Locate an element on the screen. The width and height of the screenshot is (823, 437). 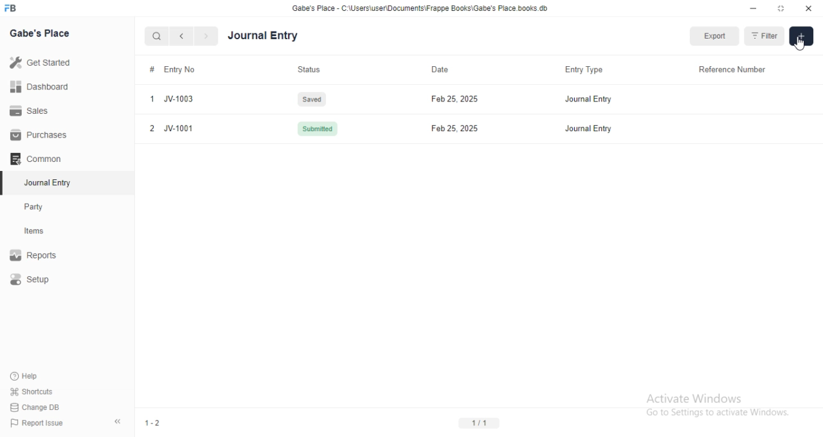
Reference Number is located at coordinates (732, 69).